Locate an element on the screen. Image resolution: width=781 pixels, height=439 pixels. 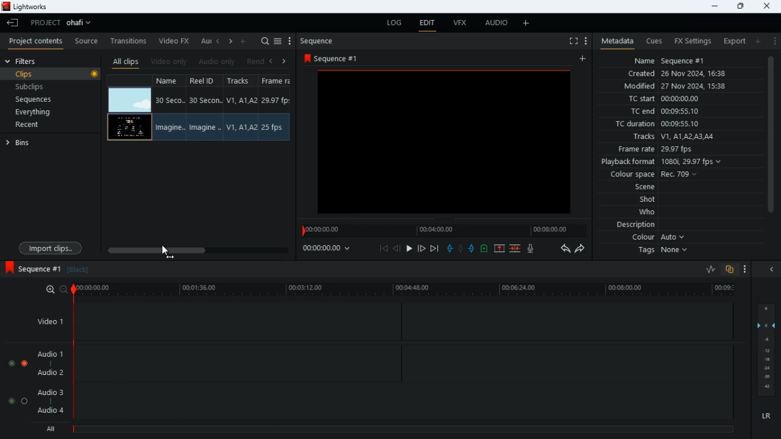
layers is located at coordinates (765, 349).